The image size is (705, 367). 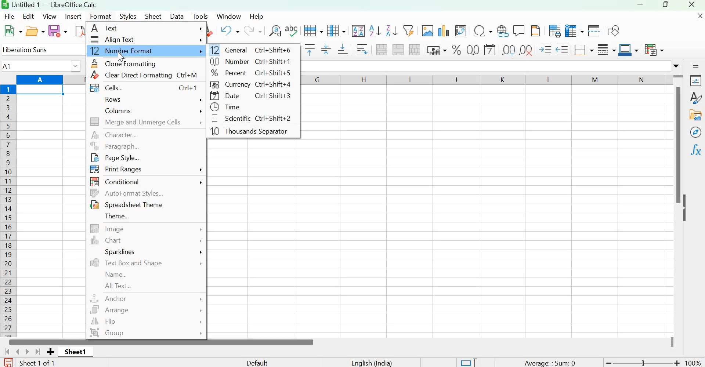 I want to click on Window, so click(x=228, y=15).